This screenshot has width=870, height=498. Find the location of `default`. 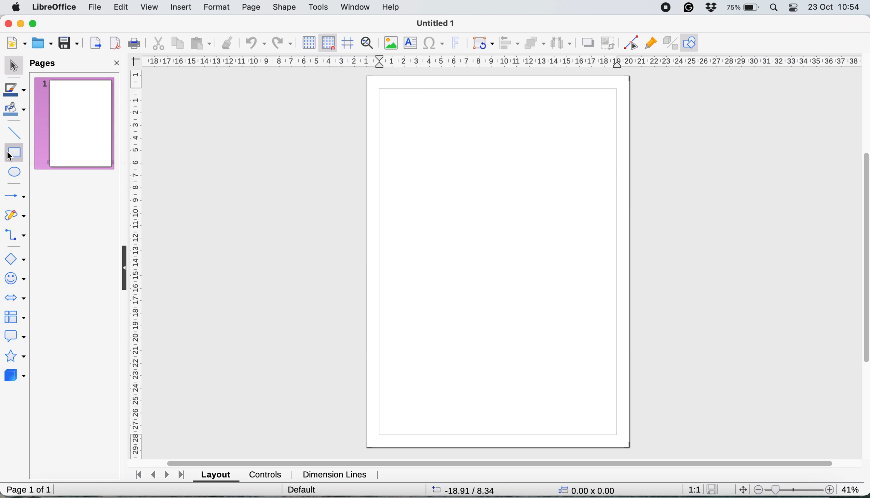

default is located at coordinates (301, 489).